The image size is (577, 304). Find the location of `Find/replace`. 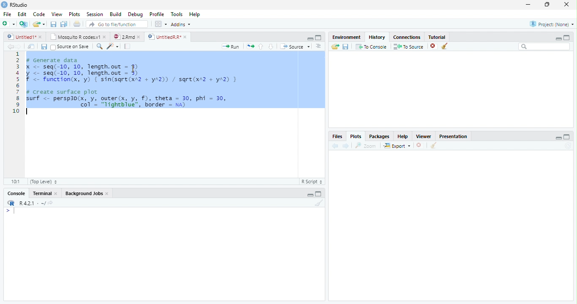

Find/replace is located at coordinates (99, 46).